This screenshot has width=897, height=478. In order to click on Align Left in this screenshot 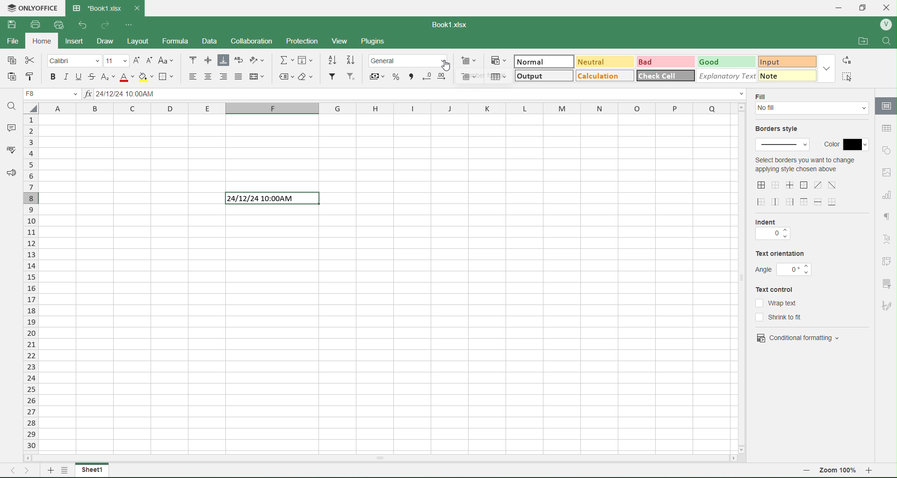, I will do `click(189, 76)`.